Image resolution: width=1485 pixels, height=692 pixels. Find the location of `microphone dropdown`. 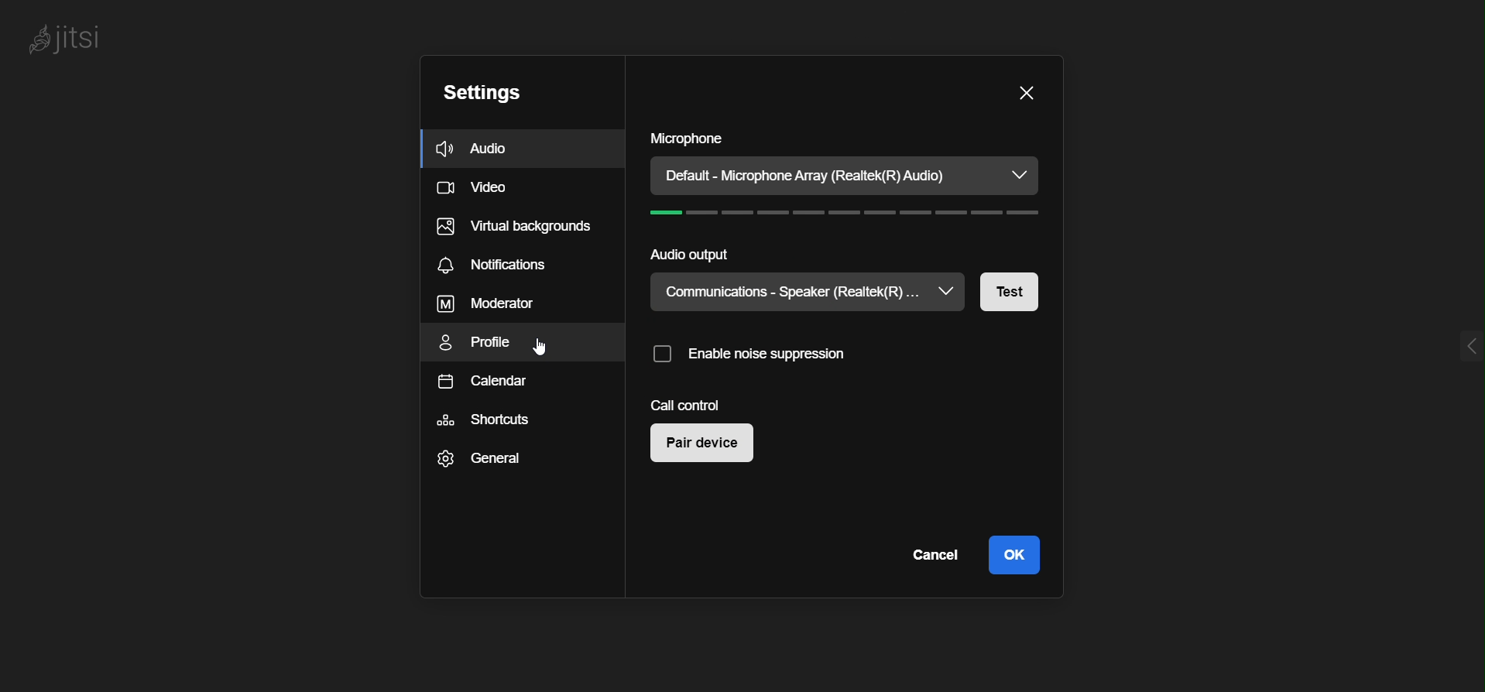

microphone dropdown is located at coordinates (1021, 176).